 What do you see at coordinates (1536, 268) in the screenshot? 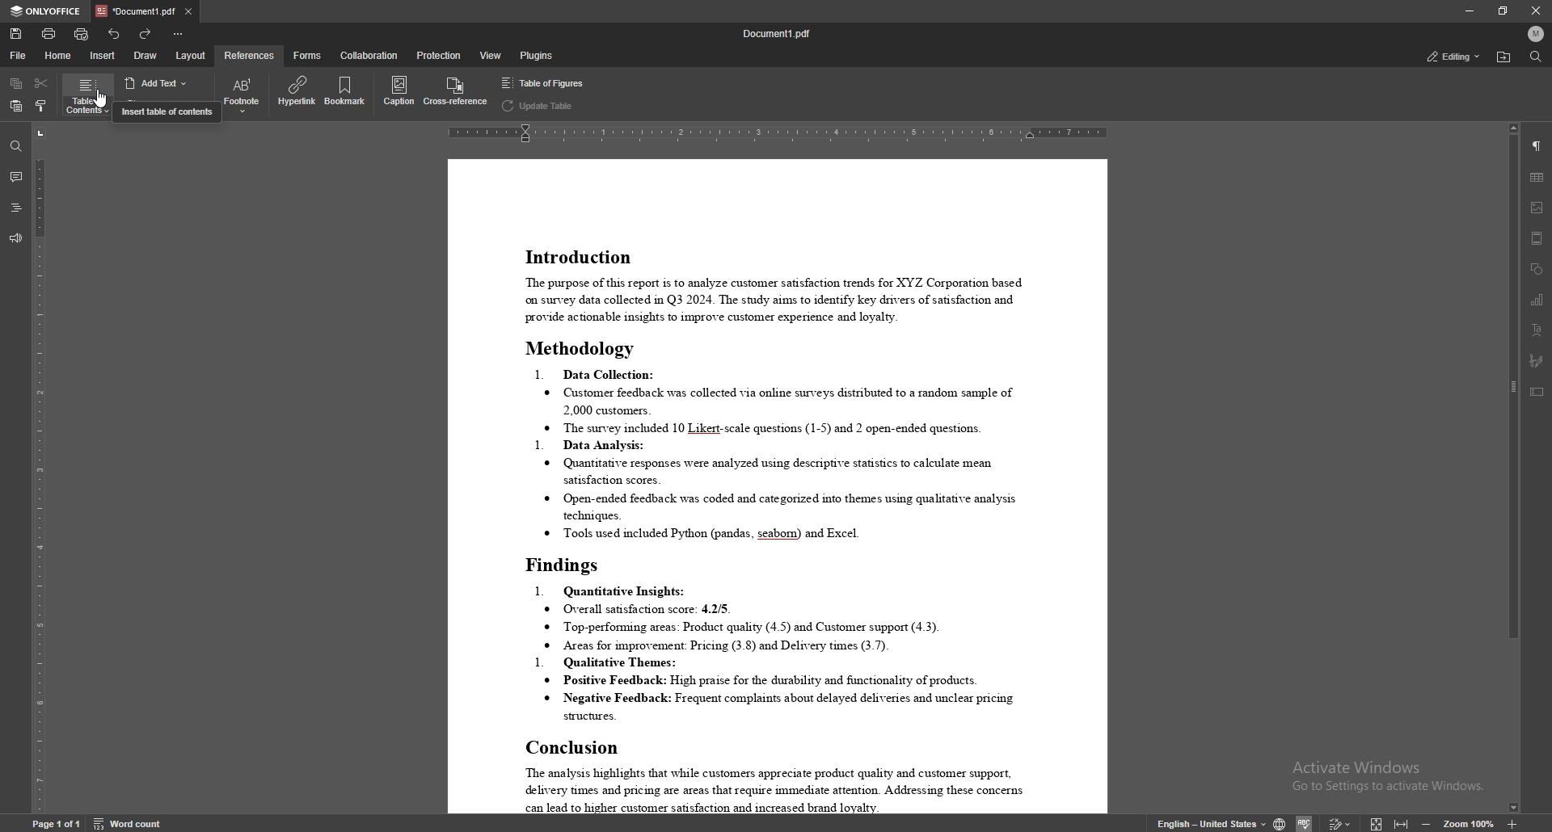
I see `shapes` at bounding box center [1536, 268].